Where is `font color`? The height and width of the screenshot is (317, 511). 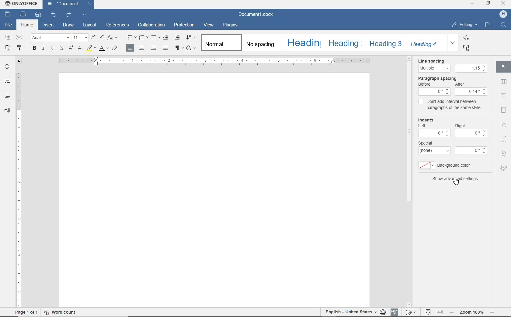 font color is located at coordinates (103, 49).